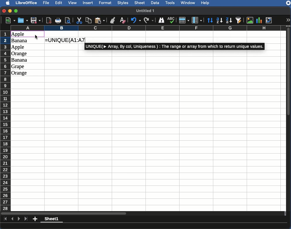 This screenshot has width=291, height=229. What do you see at coordinates (35, 220) in the screenshot?
I see `Add sheet` at bounding box center [35, 220].